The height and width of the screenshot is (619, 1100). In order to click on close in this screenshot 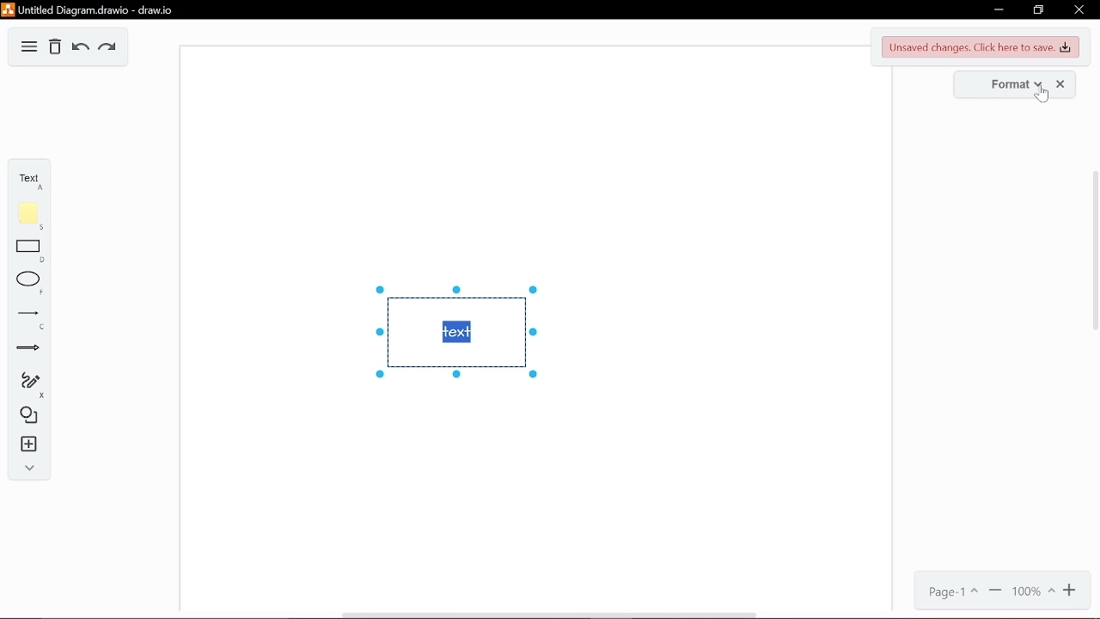, I will do `click(1078, 11)`.